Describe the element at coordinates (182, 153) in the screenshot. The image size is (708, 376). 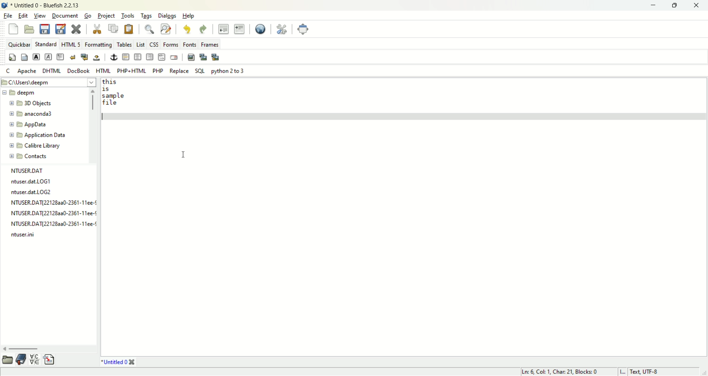
I see `cursor ` at that location.